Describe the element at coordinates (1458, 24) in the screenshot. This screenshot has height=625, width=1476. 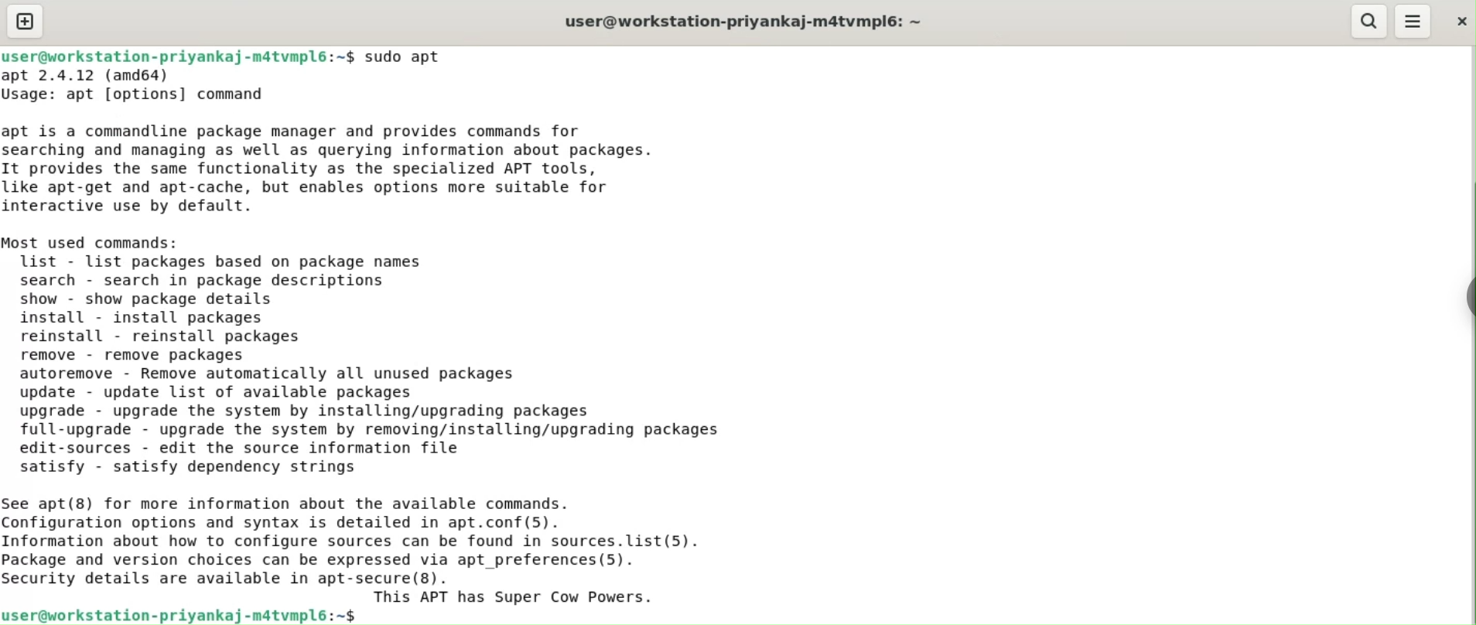
I see `close` at that location.